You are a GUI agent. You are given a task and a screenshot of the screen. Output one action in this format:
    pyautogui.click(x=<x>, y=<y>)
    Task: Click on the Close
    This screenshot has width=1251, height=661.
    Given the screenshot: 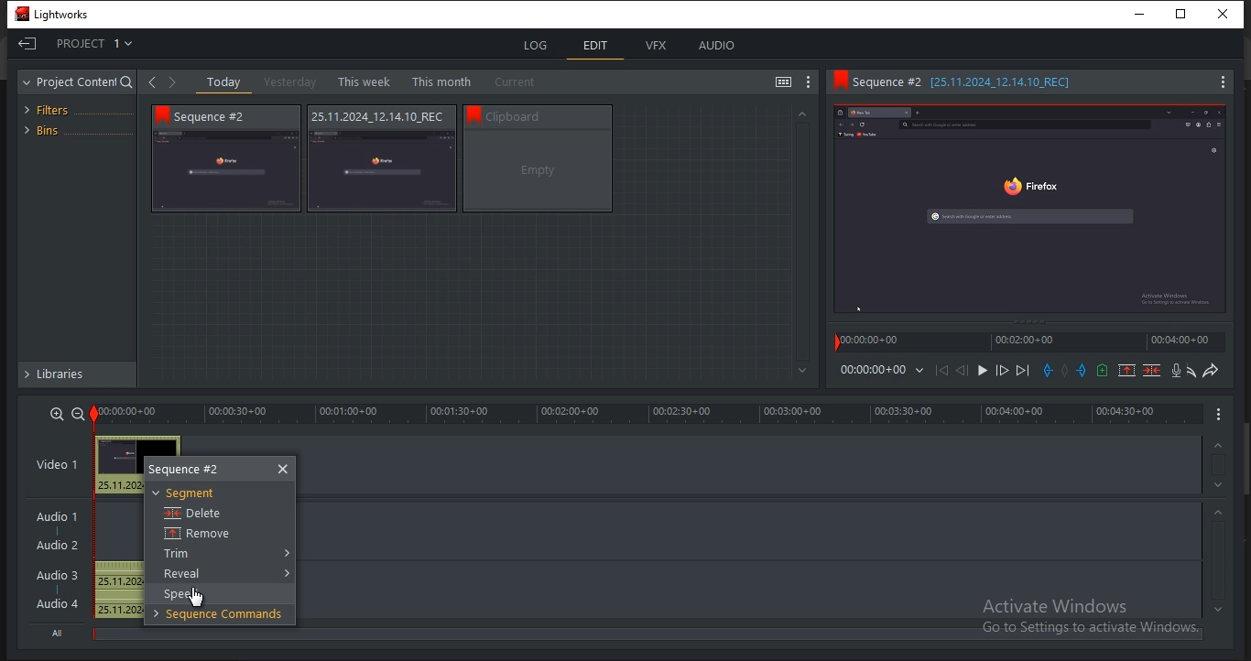 What is the action you would take?
    pyautogui.click(x=1226, y=13)
    